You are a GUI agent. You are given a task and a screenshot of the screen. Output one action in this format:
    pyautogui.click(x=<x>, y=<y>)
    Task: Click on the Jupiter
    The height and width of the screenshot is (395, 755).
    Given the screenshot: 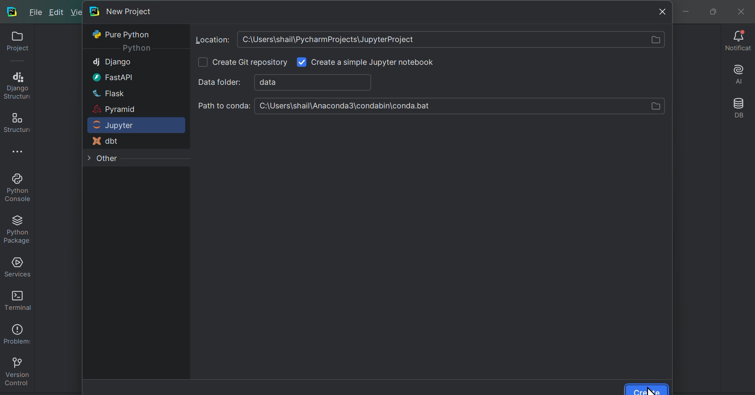 What is the action you would take?
    pyautogui.click(x=116, y=125)
    